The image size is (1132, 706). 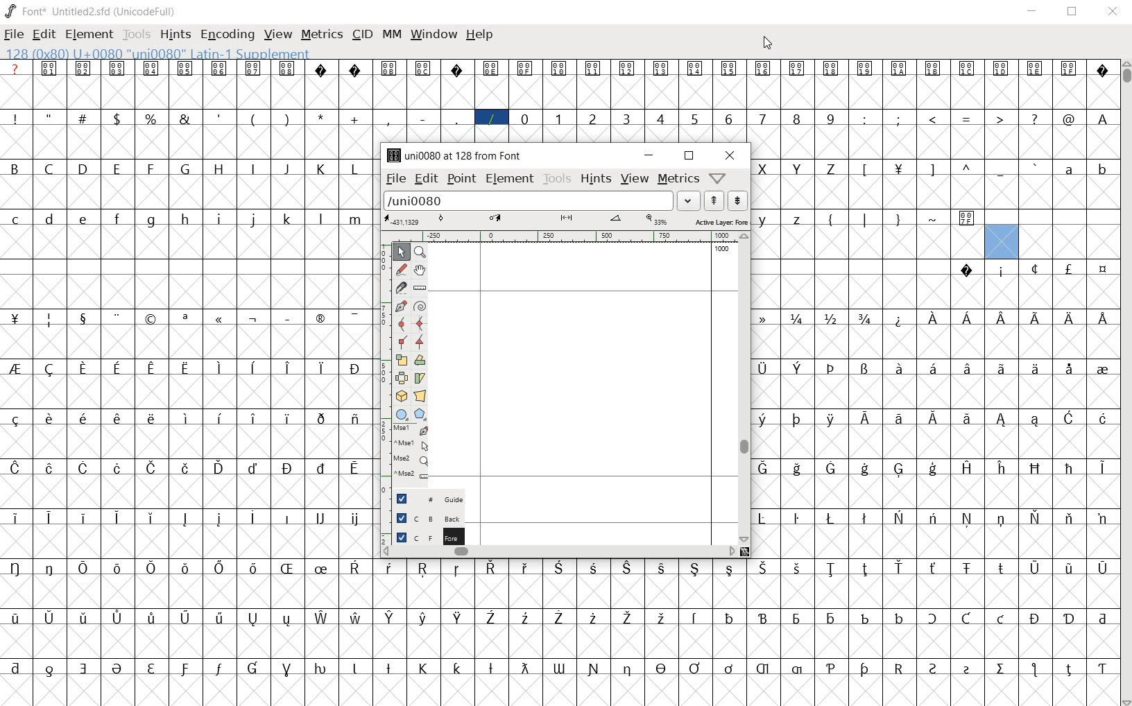 I want to click on glyph, so click(x=900, y=320).